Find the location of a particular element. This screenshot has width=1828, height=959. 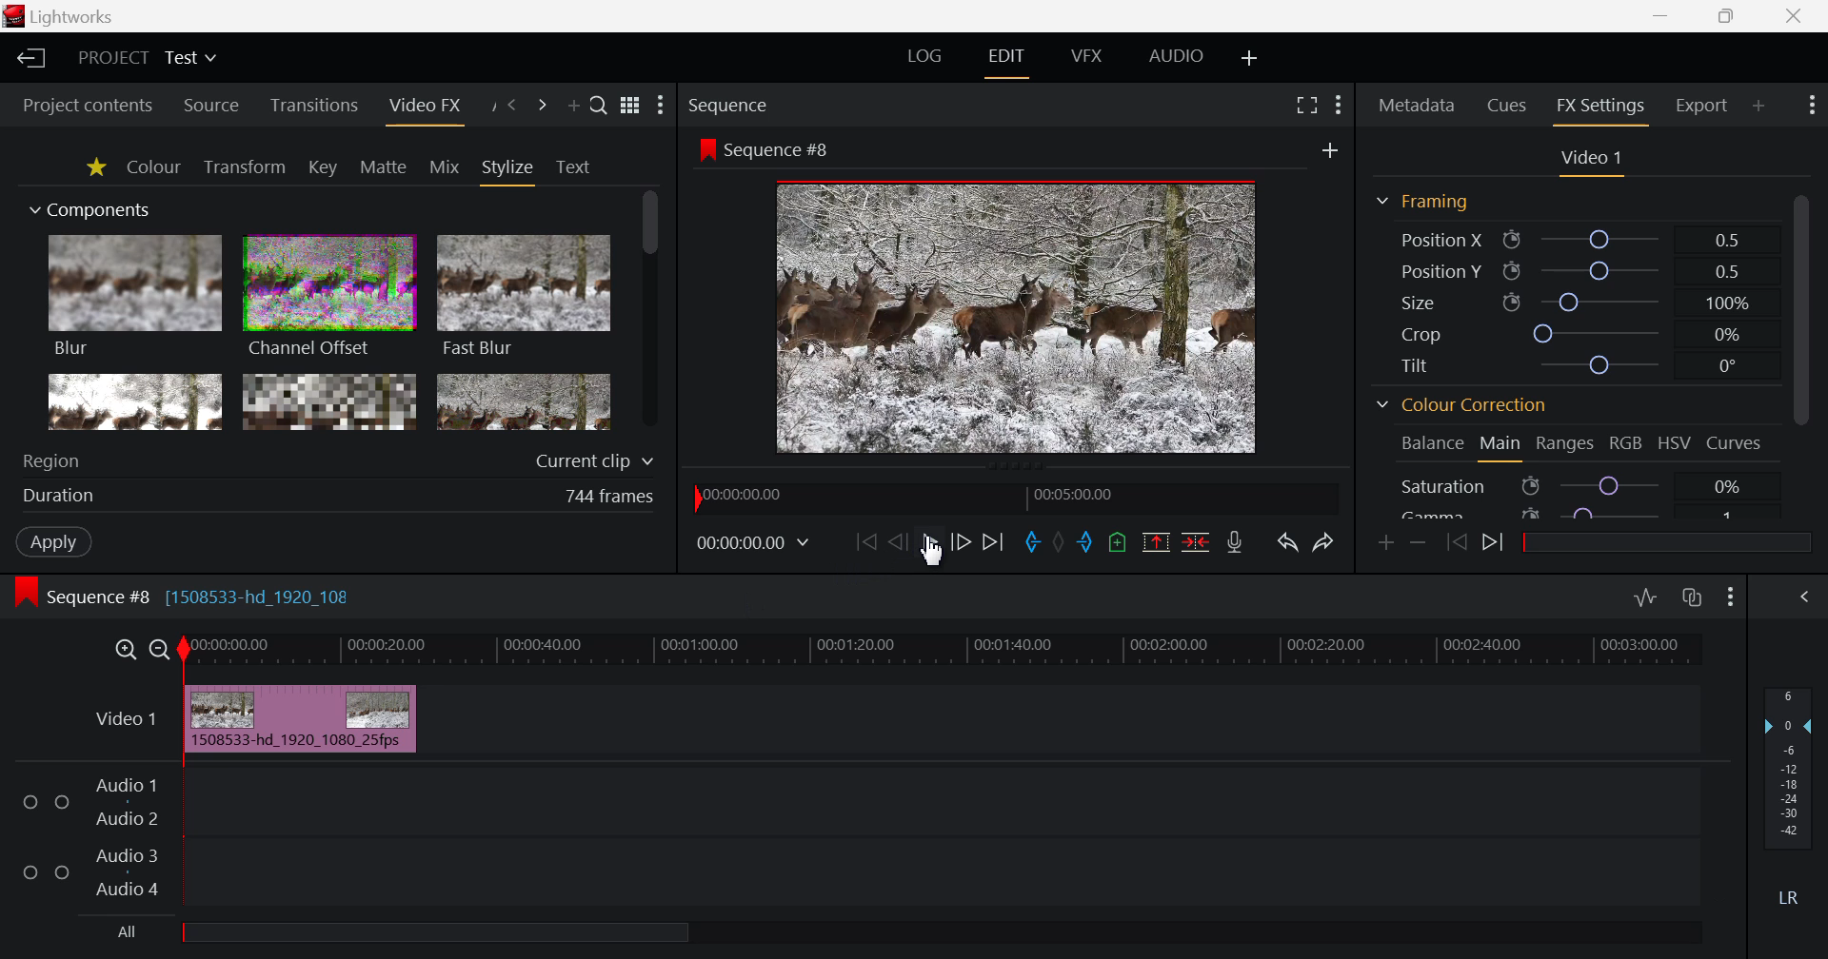

Minimize is located at coordinates (1727, 17).